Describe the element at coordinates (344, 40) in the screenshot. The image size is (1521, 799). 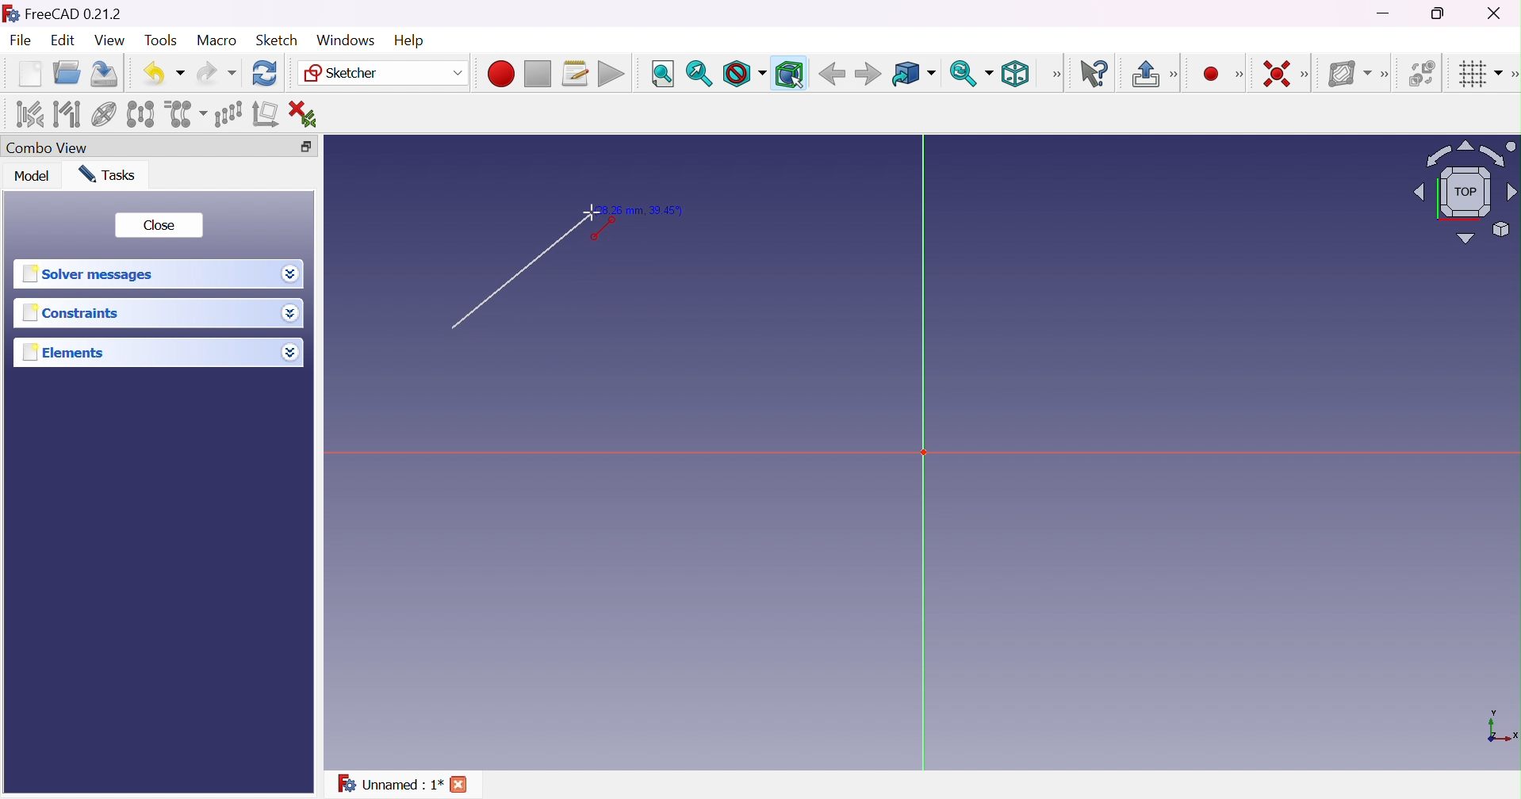
I see `Windows` at that location.